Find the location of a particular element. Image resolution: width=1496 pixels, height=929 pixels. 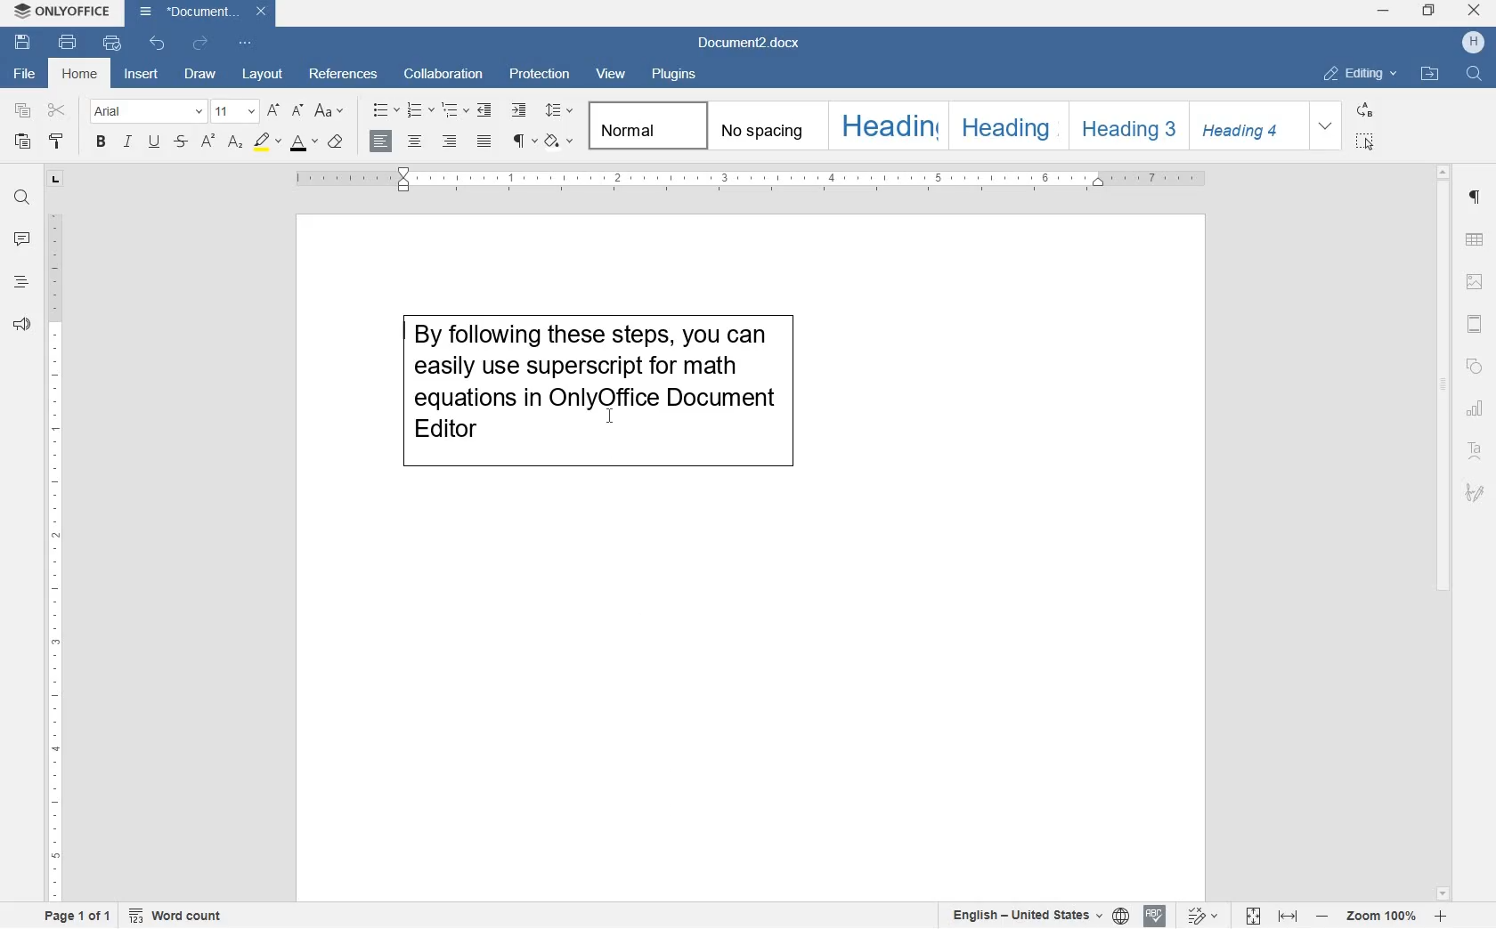

cut is located at coordinates (56, 110).